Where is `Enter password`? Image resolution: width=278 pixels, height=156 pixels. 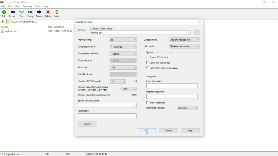 Enter password is located at coordinates (172, 84).